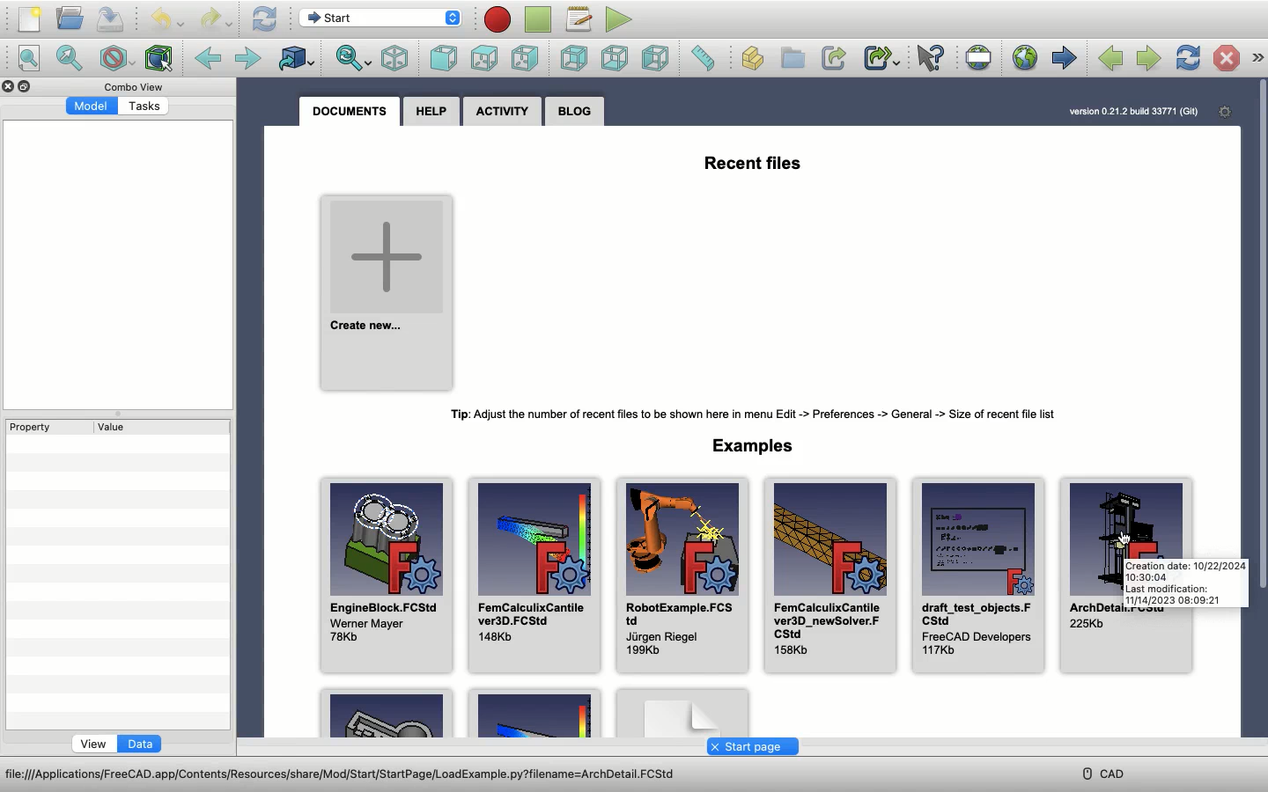 This screenshot has width=1268, height=792. I want to click on Address, so click(358, 774).